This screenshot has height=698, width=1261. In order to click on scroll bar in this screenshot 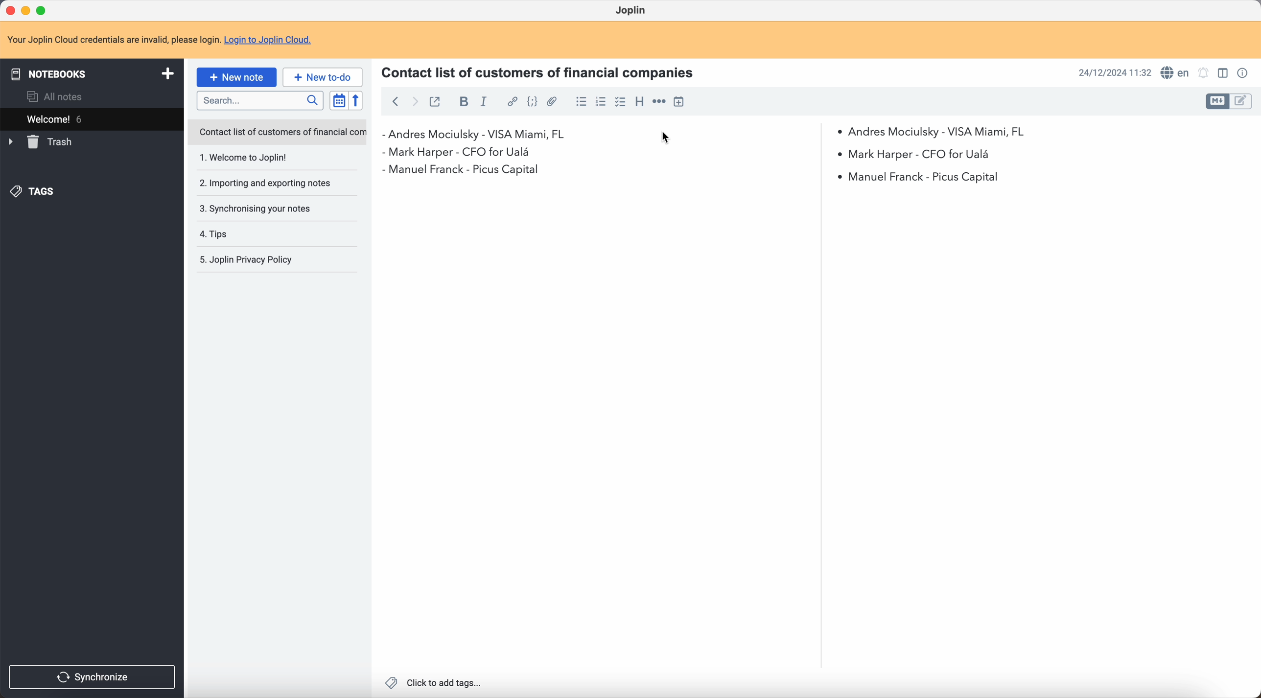, I will do `click(816, 232)`.